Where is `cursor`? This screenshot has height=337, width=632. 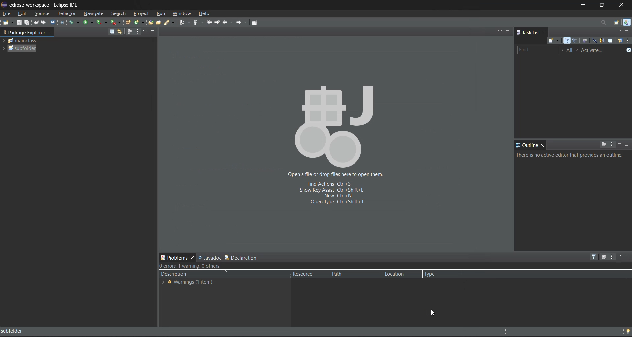
cursor is located at coordinates (433, 311).